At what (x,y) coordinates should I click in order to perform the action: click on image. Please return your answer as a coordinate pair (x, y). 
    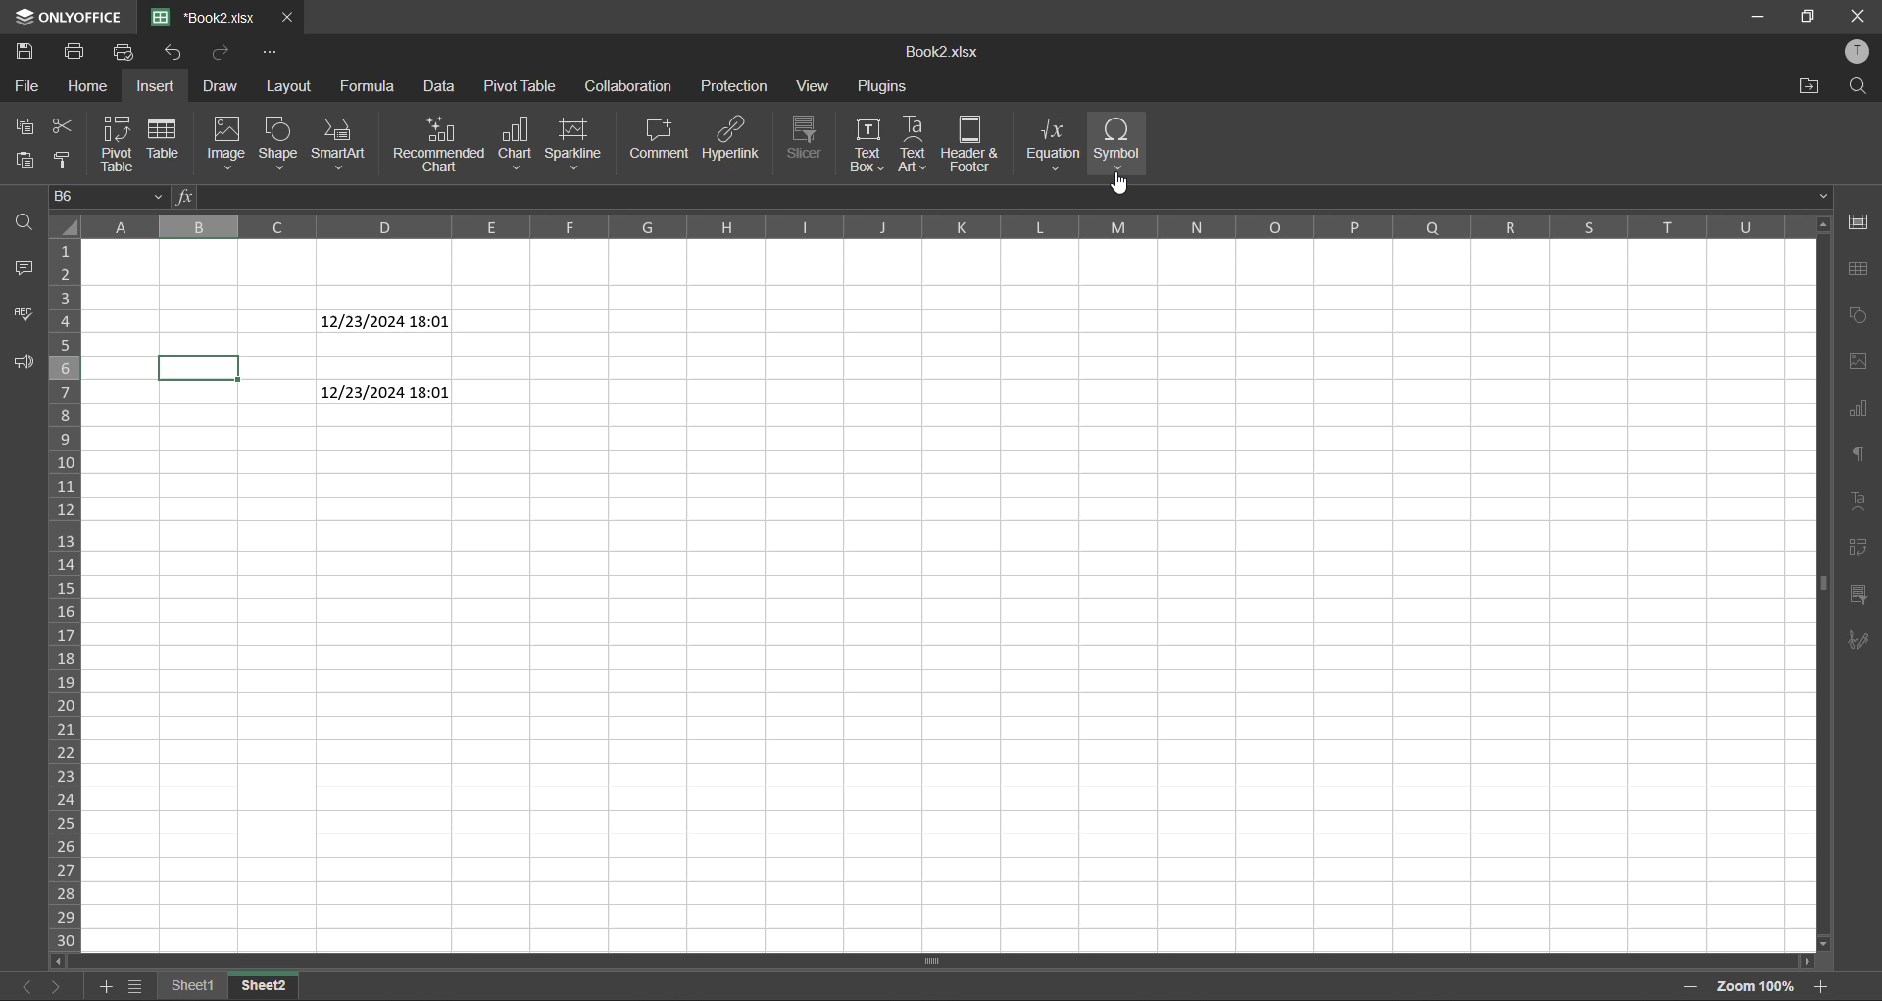
    Looking at the image, I should click on (1857, 361).